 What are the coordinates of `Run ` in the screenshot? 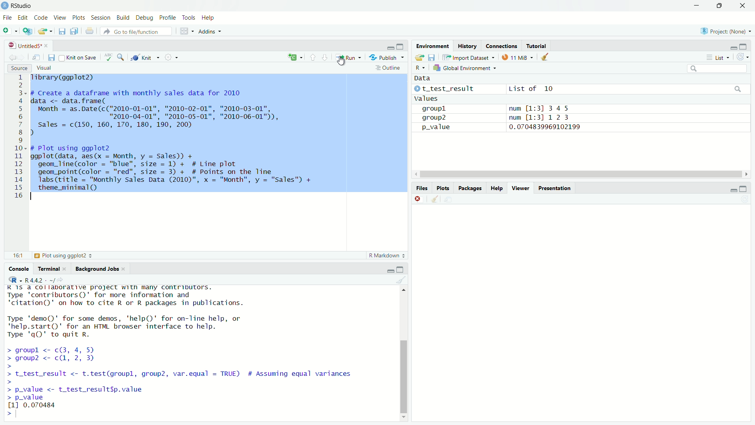 It's located at (349, 57).